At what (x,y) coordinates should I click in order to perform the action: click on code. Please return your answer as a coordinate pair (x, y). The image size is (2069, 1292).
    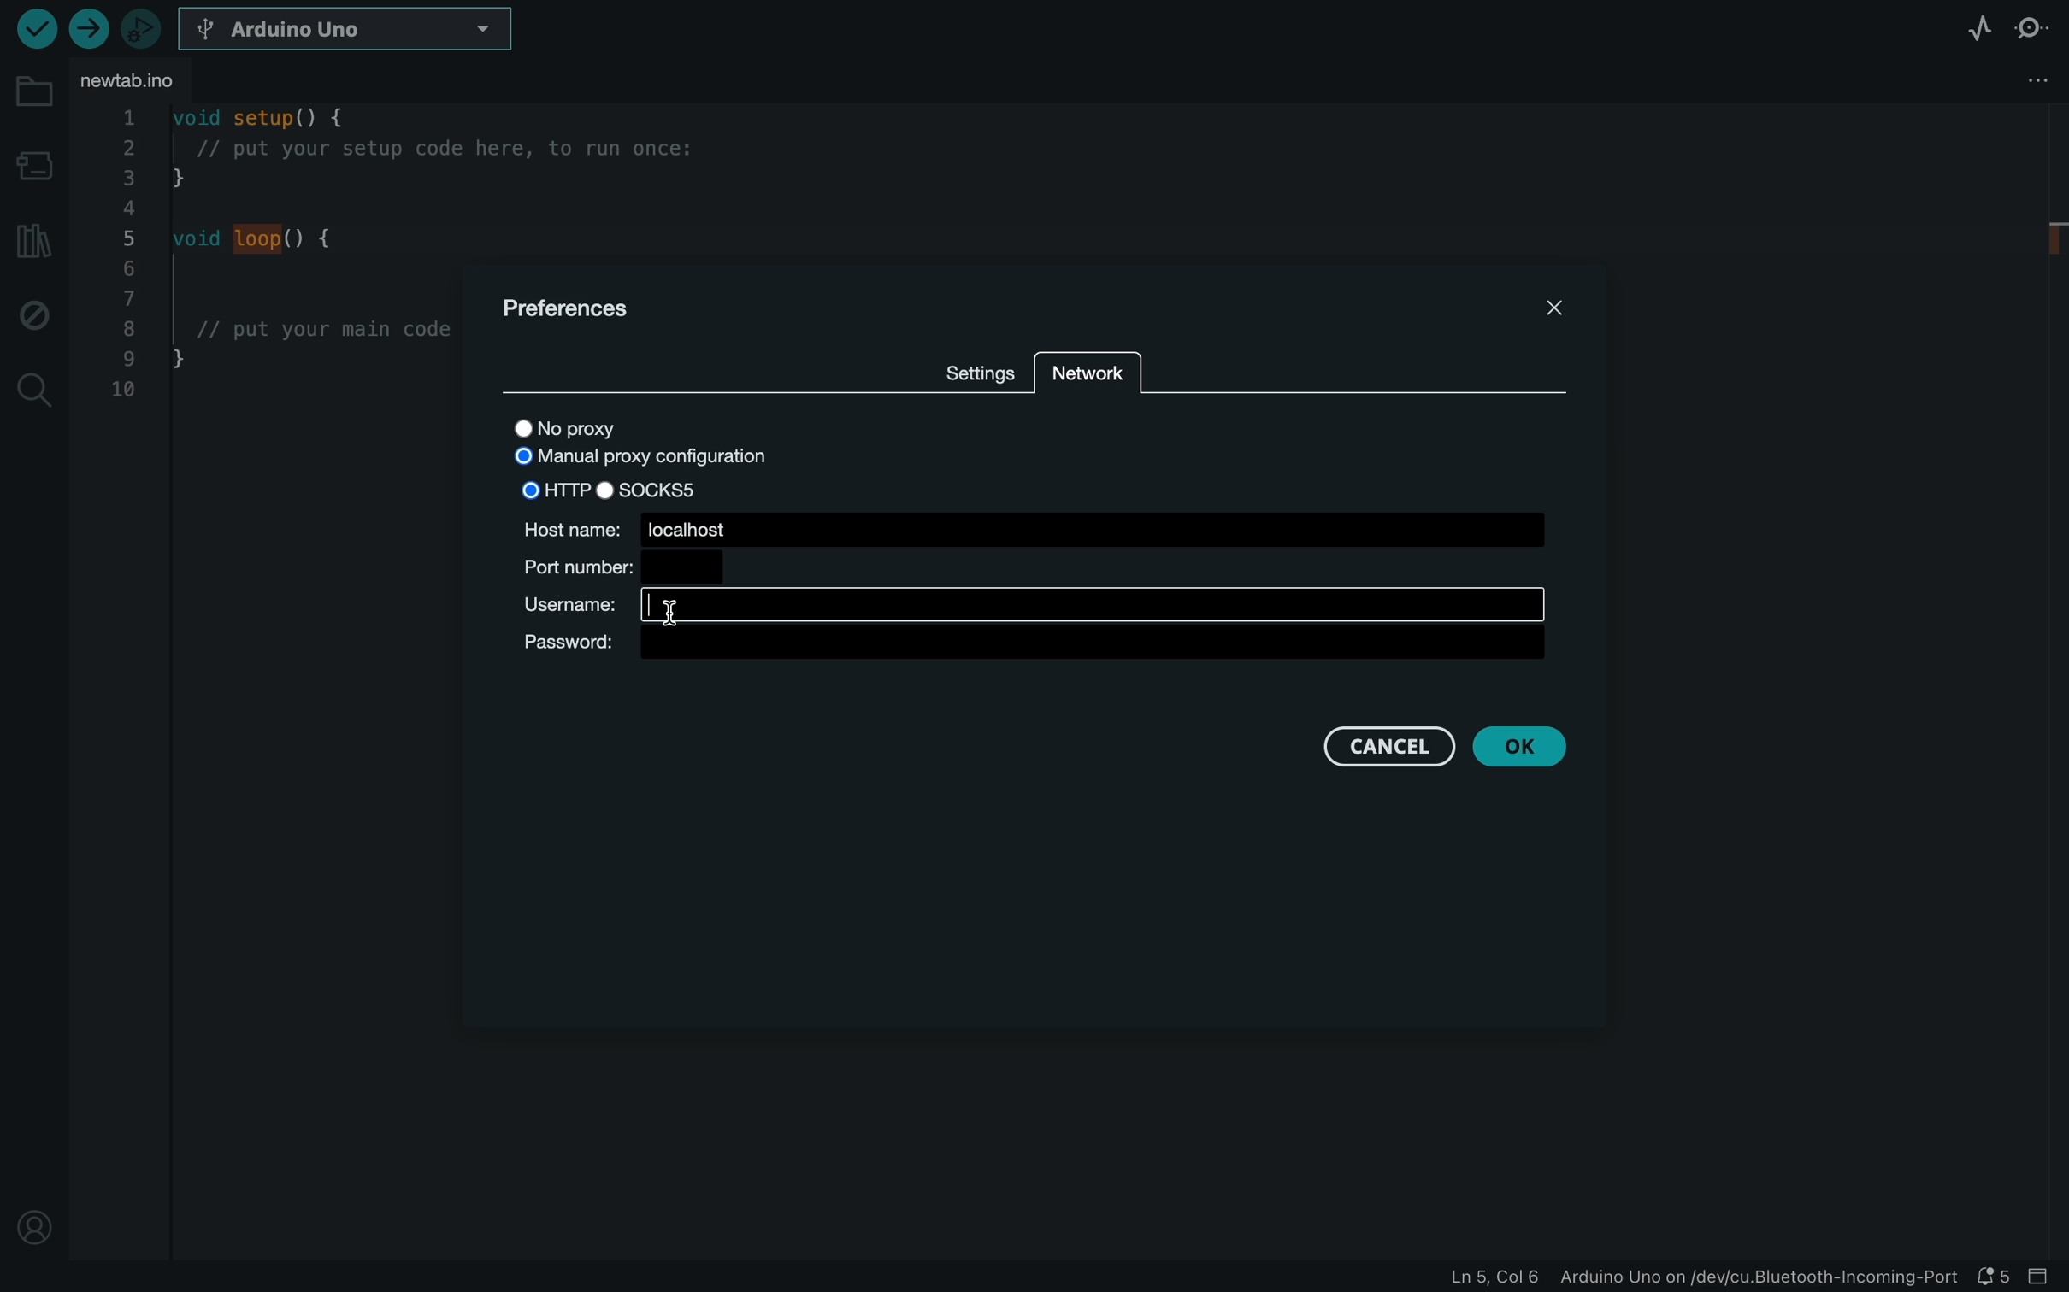
    Looking at the image, I should click on (277, 302).